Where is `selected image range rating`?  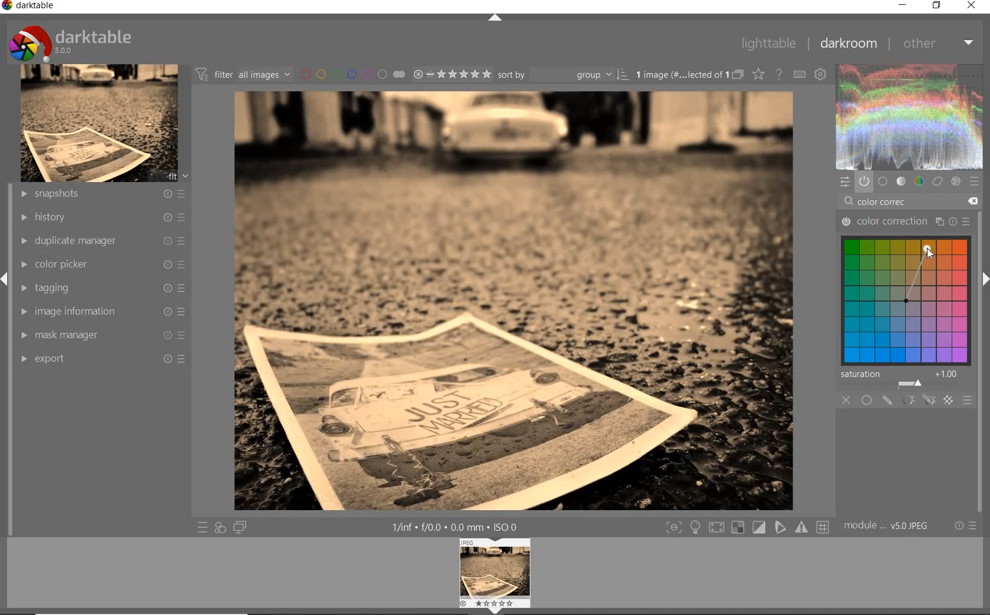
selected image range rating is located at coordinates (450, 74).